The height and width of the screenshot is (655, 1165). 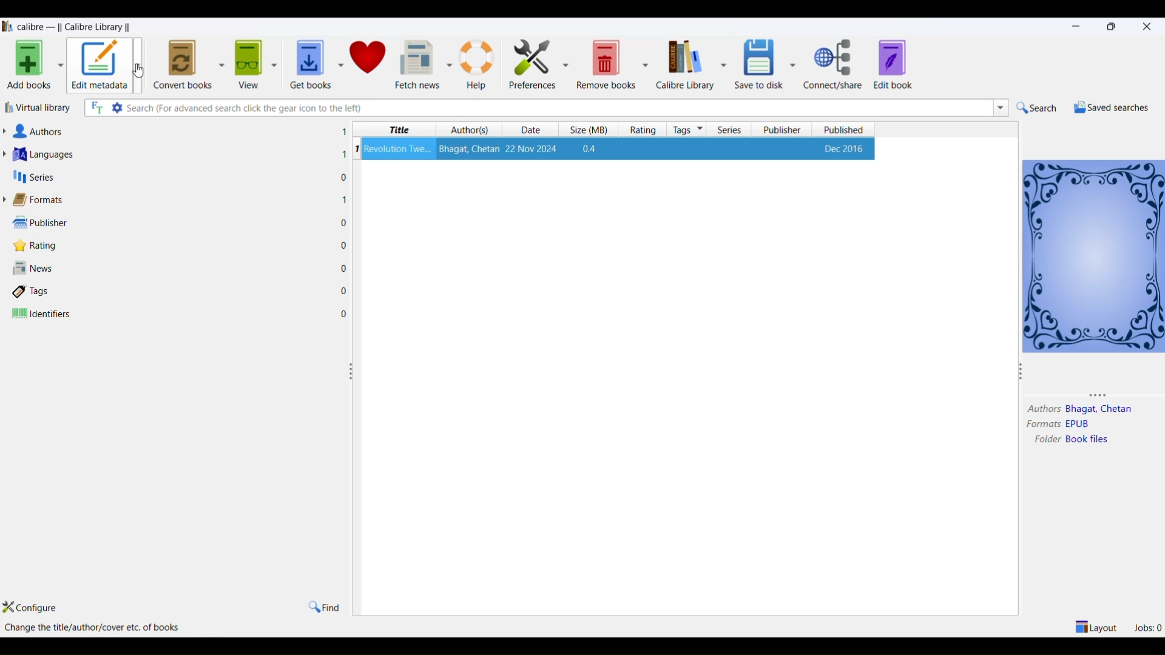 What do you see at coordinates (76, 25) in the screenshot?
I see `application name ` at bounding box center [76, 25].